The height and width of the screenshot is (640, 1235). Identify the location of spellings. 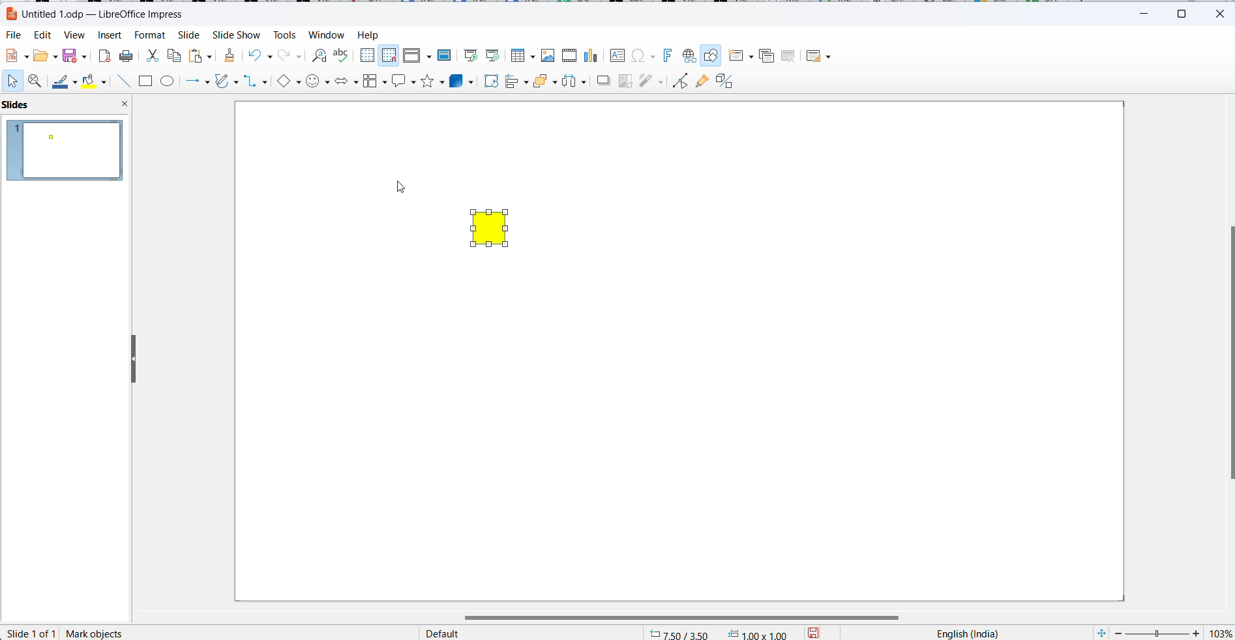
(342, 55).